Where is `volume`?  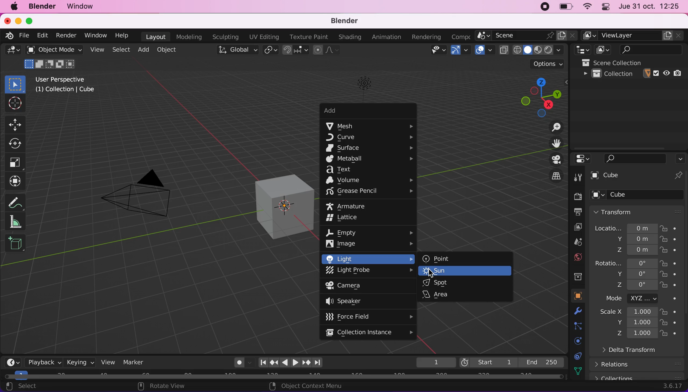
volume is located at coordinates (369, 180).